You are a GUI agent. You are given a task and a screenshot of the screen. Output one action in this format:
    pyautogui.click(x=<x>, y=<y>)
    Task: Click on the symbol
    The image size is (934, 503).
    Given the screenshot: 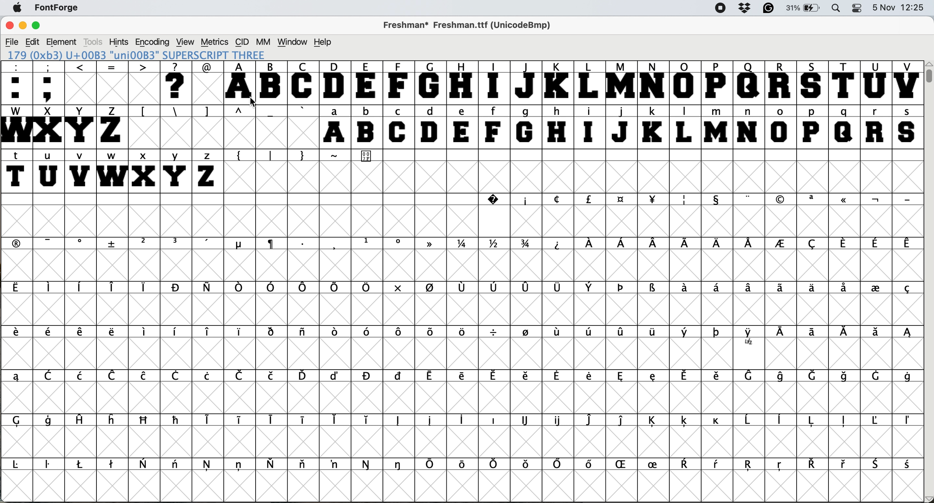 What is the action you would take?
    pyautogui.click(x=908, y=376)
    